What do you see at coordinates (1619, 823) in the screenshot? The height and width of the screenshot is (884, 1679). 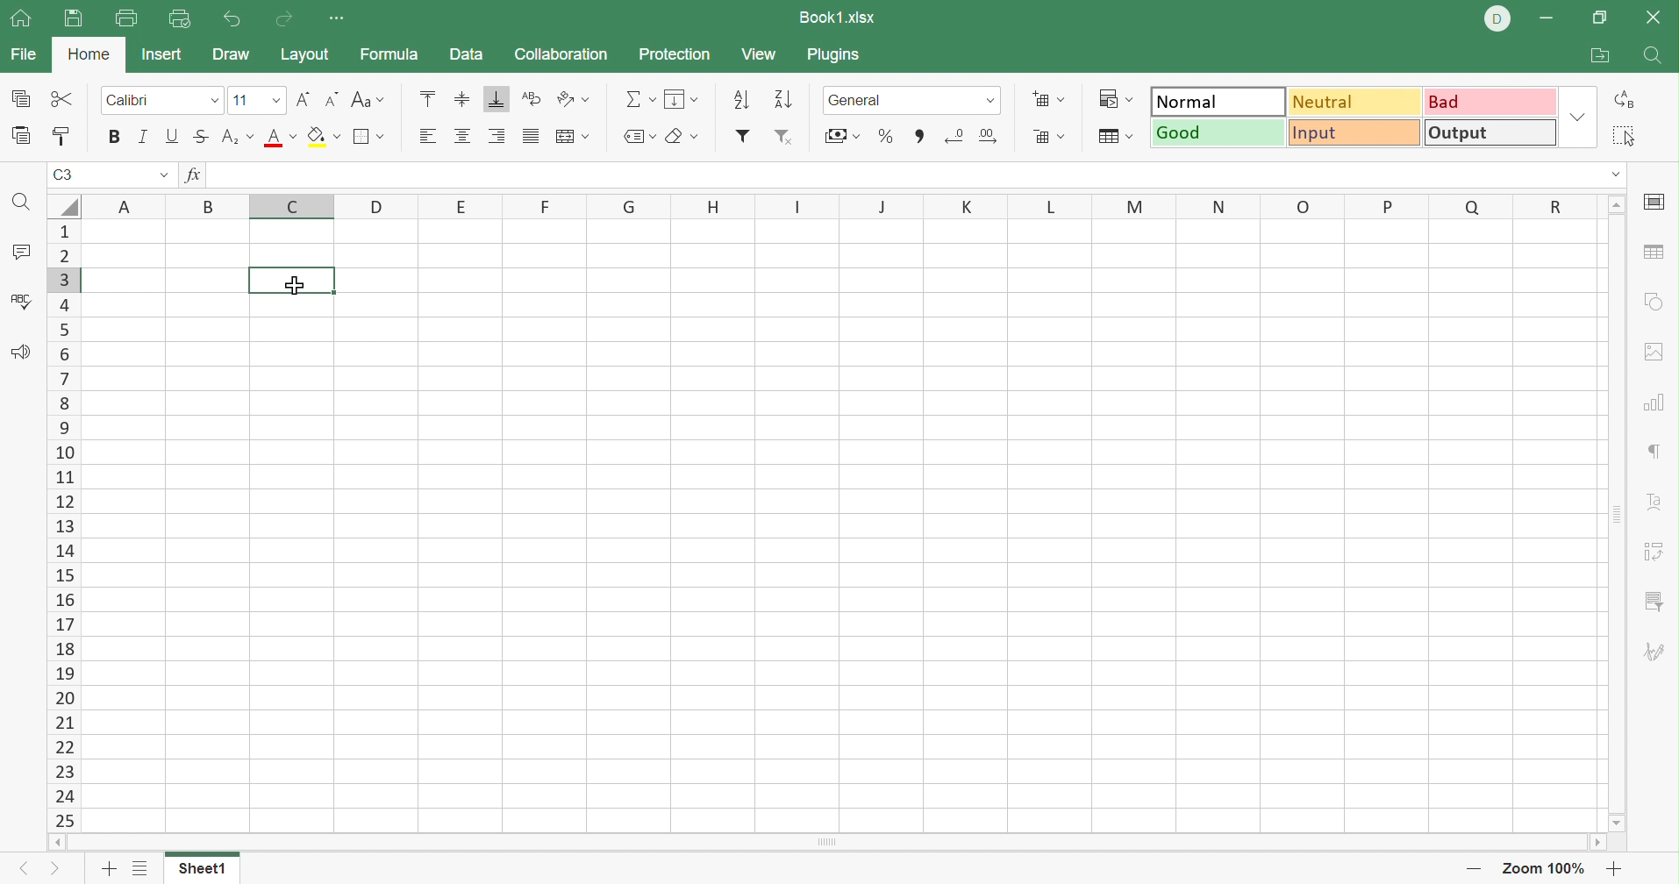 I see `Scroll down` at bounding box center [1619, 823].